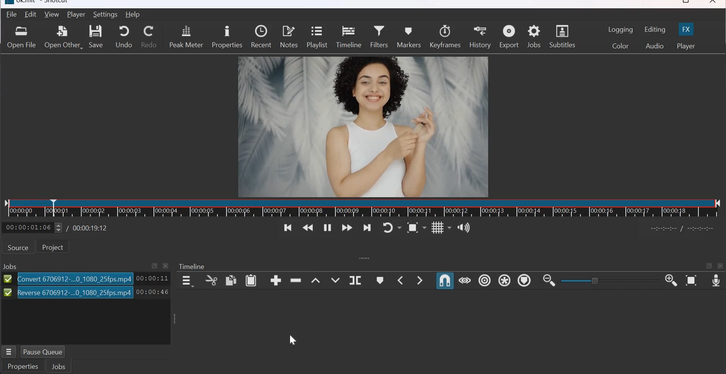 The width and height of the screenshot is (726, 374). I want to click on Duration, so click(153, 278).